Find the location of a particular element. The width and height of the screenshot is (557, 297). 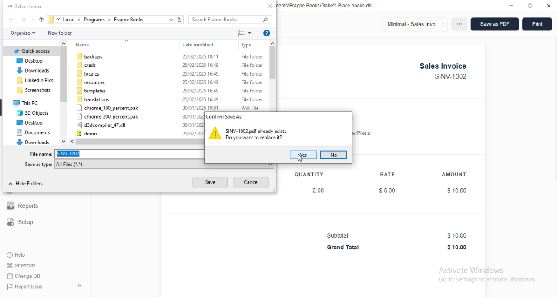

creds is located at coordinates (86, 65).